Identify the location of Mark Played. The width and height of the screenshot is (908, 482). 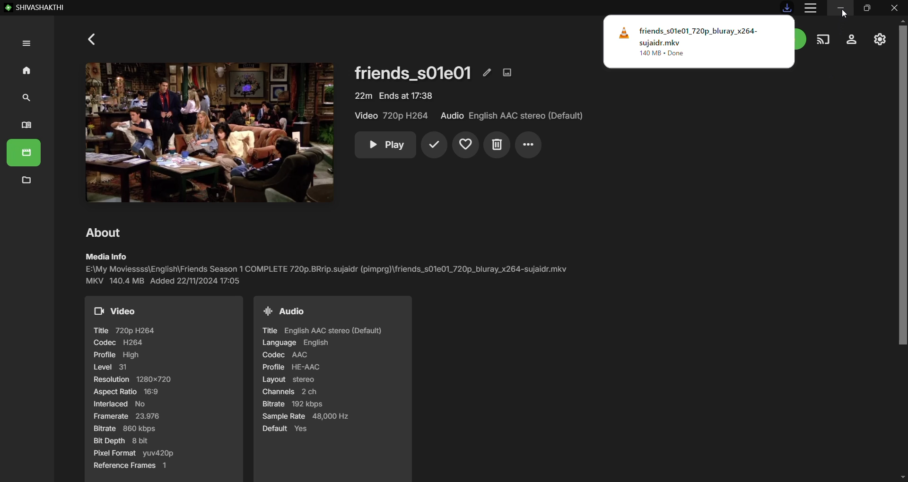
(434, 145).